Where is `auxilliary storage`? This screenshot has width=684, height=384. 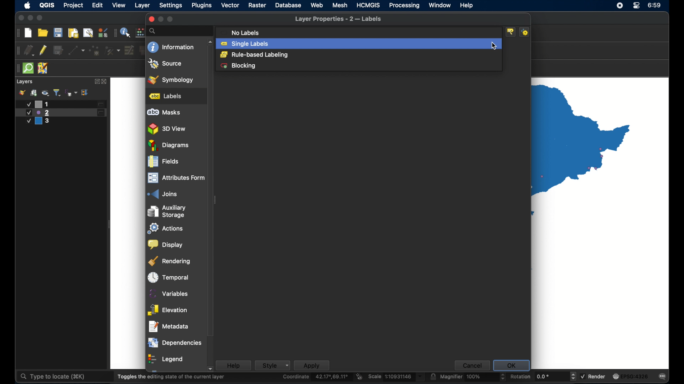 auxilliary storage is located at coordinates (169, 211).